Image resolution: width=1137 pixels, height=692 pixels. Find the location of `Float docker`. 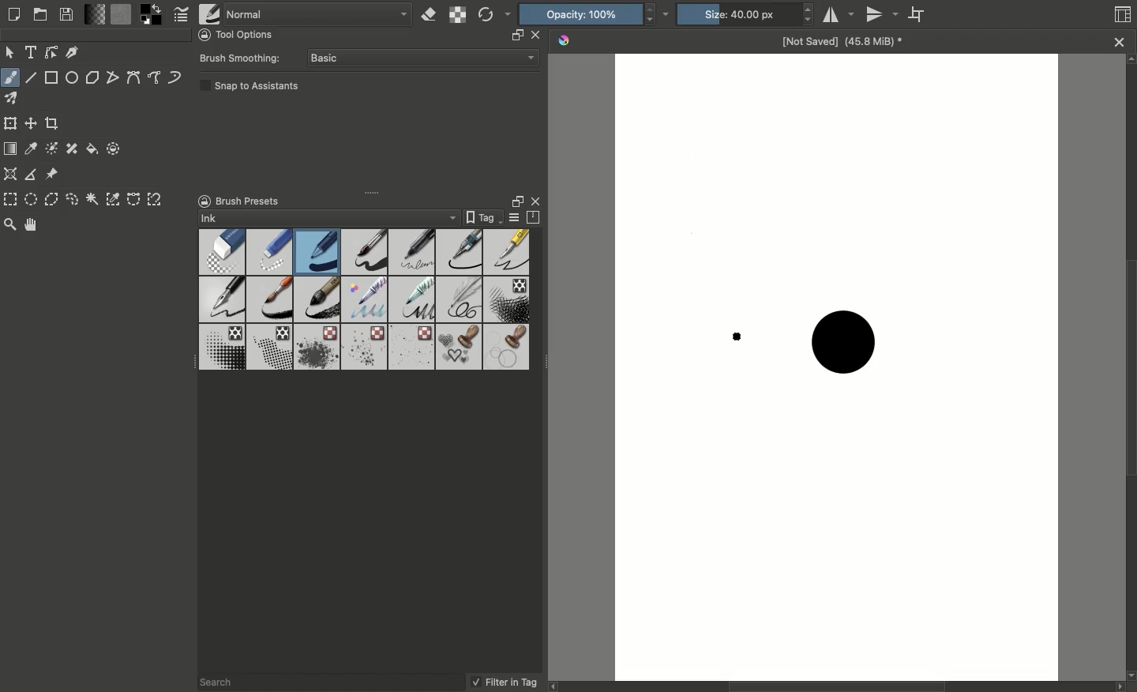

Float docker is located at coordinates (515, 201).